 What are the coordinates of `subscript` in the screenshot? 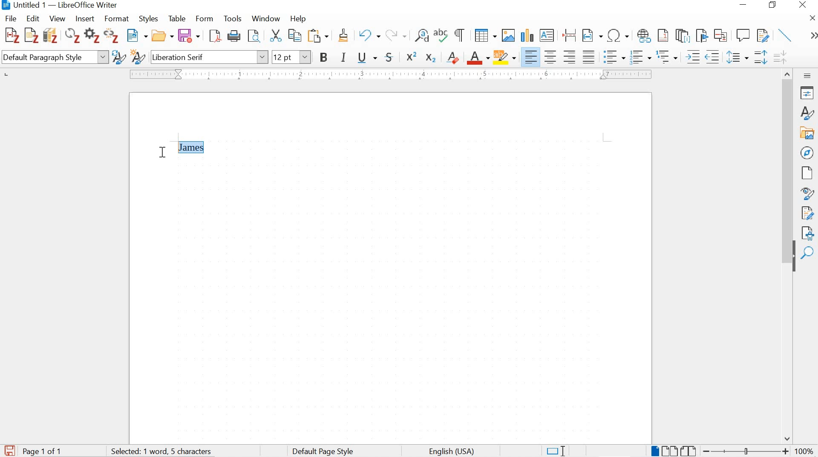 It's located at (430, 58).